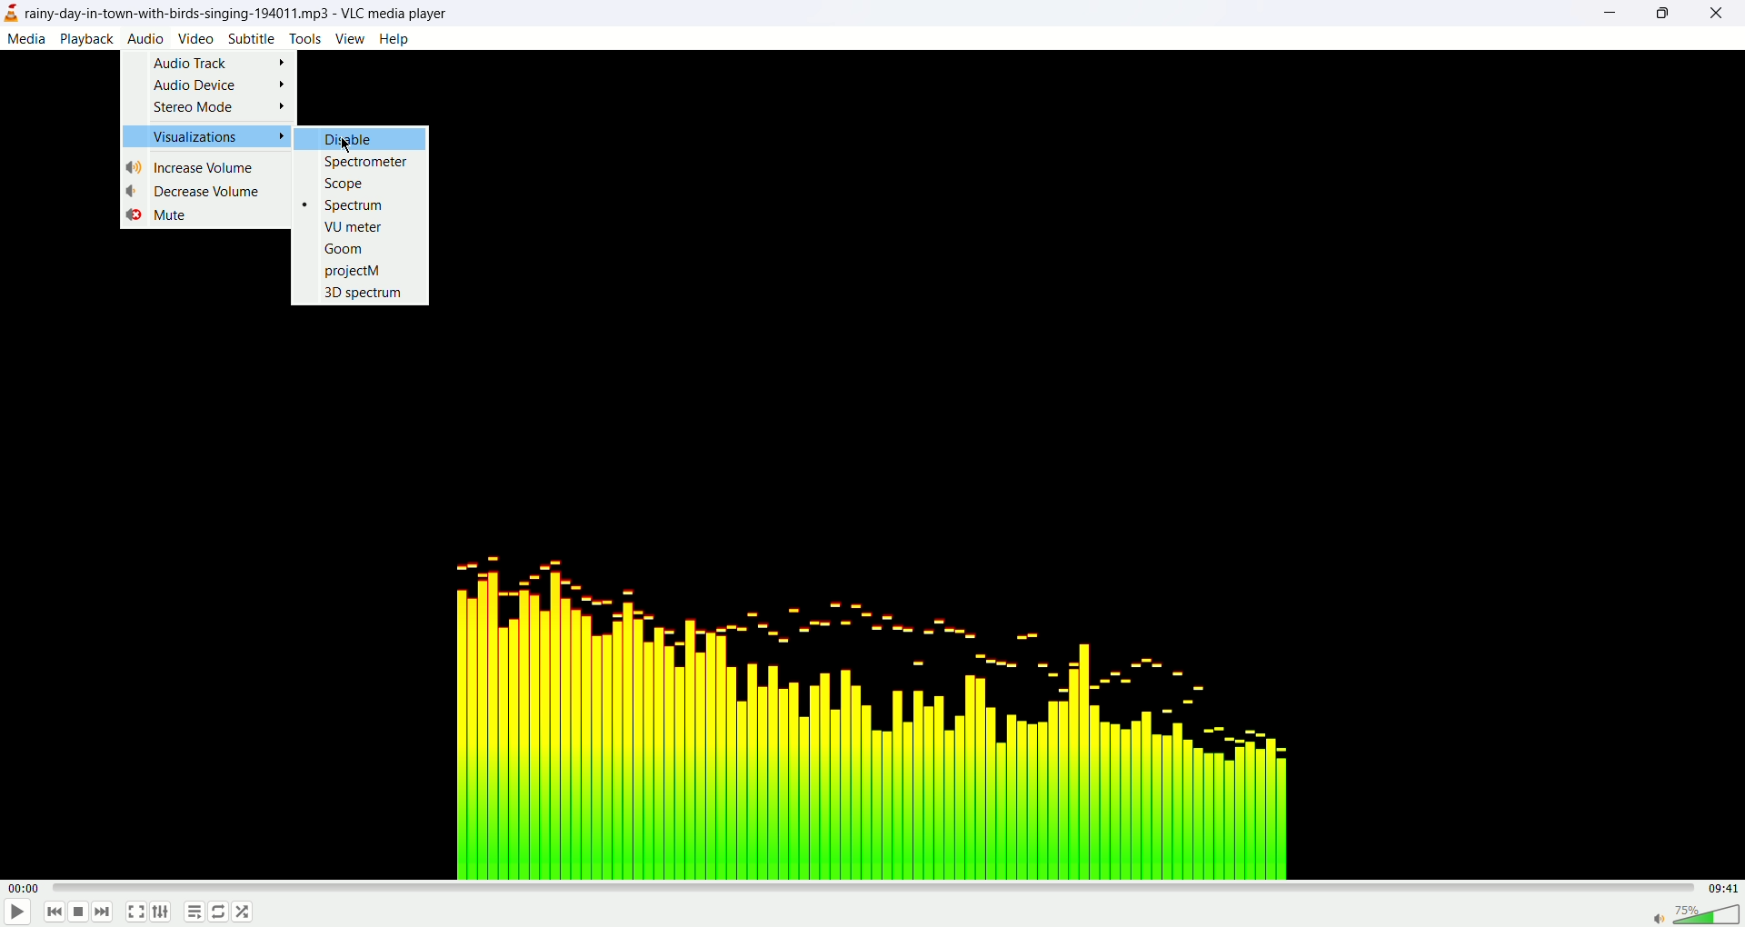 This screenshot has height=927, width=1745. I want to click on 3D spectrum, so click(365, 293).